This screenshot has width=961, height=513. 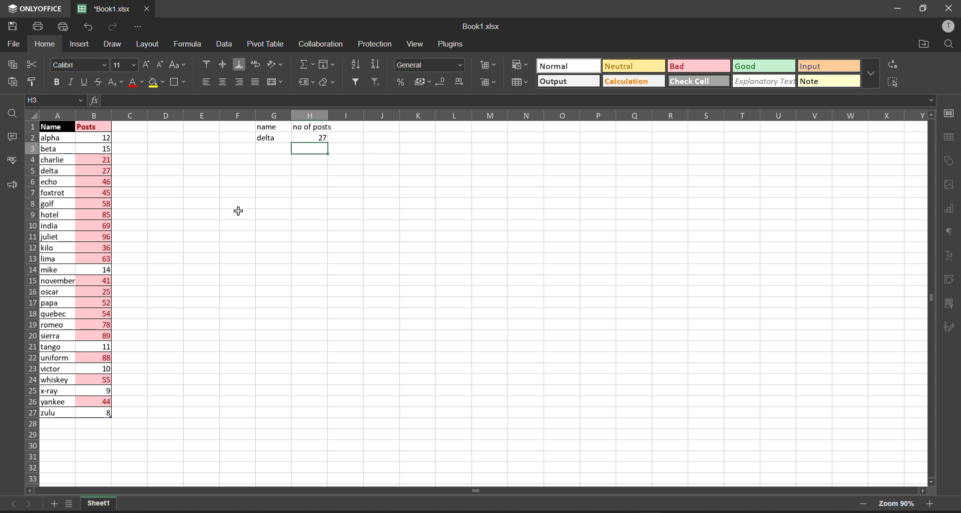 What do you see at coordinates (560, 65) in the screenshot?
I see `Normal` at bounding box center [560, 65].